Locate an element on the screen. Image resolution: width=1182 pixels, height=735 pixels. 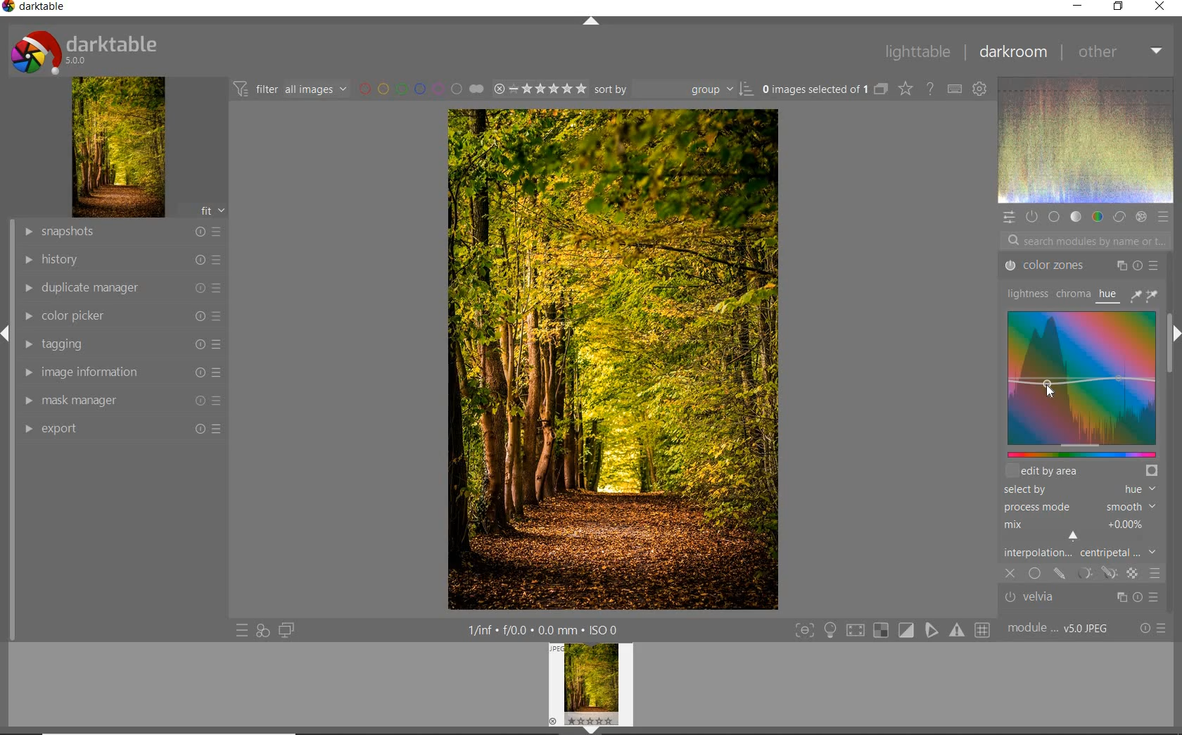
OTHER is located at coordinates (1121, 51).